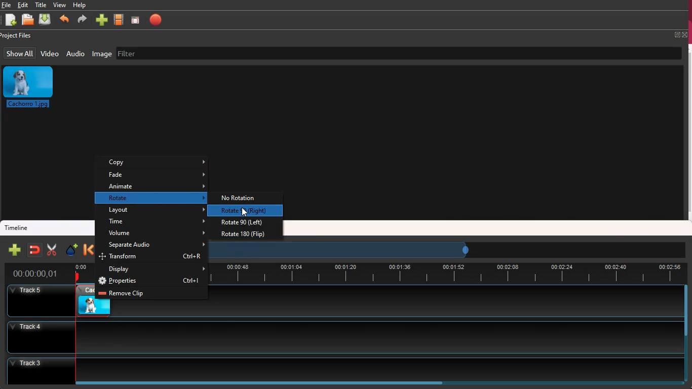  Describe the element at coordinates (88, 250) in the screenshot. I see `backward` at that location.